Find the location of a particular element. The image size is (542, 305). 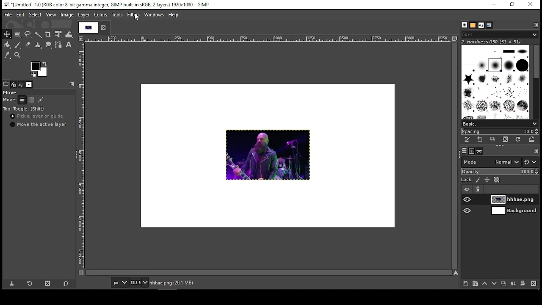

mode is located at coordinates (490, 163).